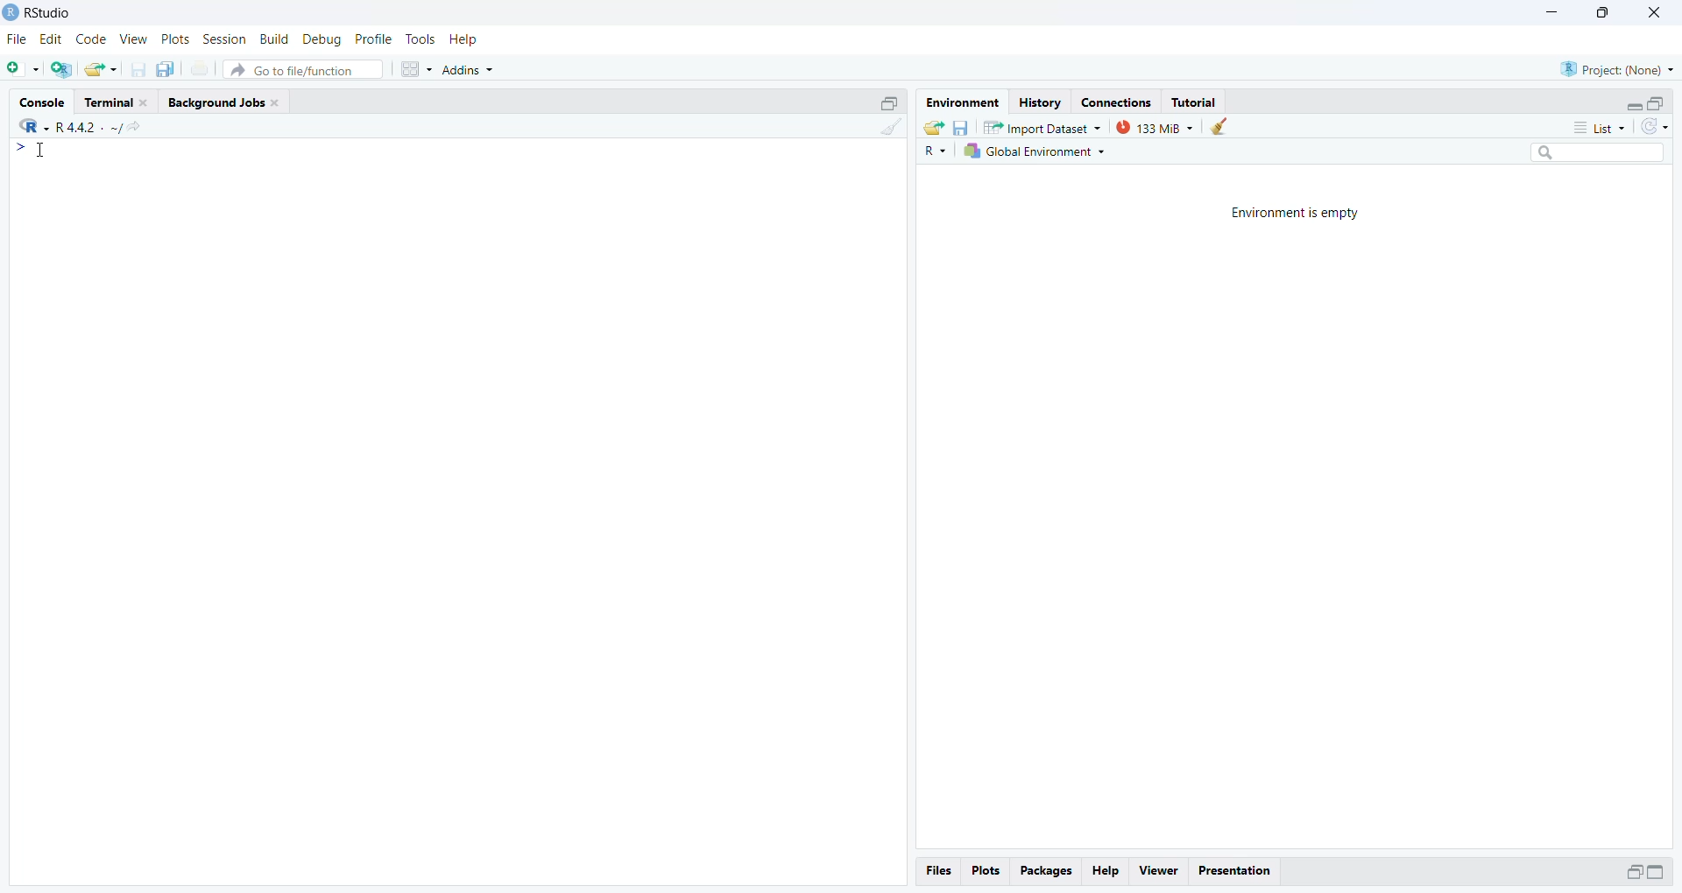 Image resolution: width=1682 pixels, height=893 pixels. Describe the element at coordinates (1656, 873) in the screenshot. I see `Maximize` at that location.